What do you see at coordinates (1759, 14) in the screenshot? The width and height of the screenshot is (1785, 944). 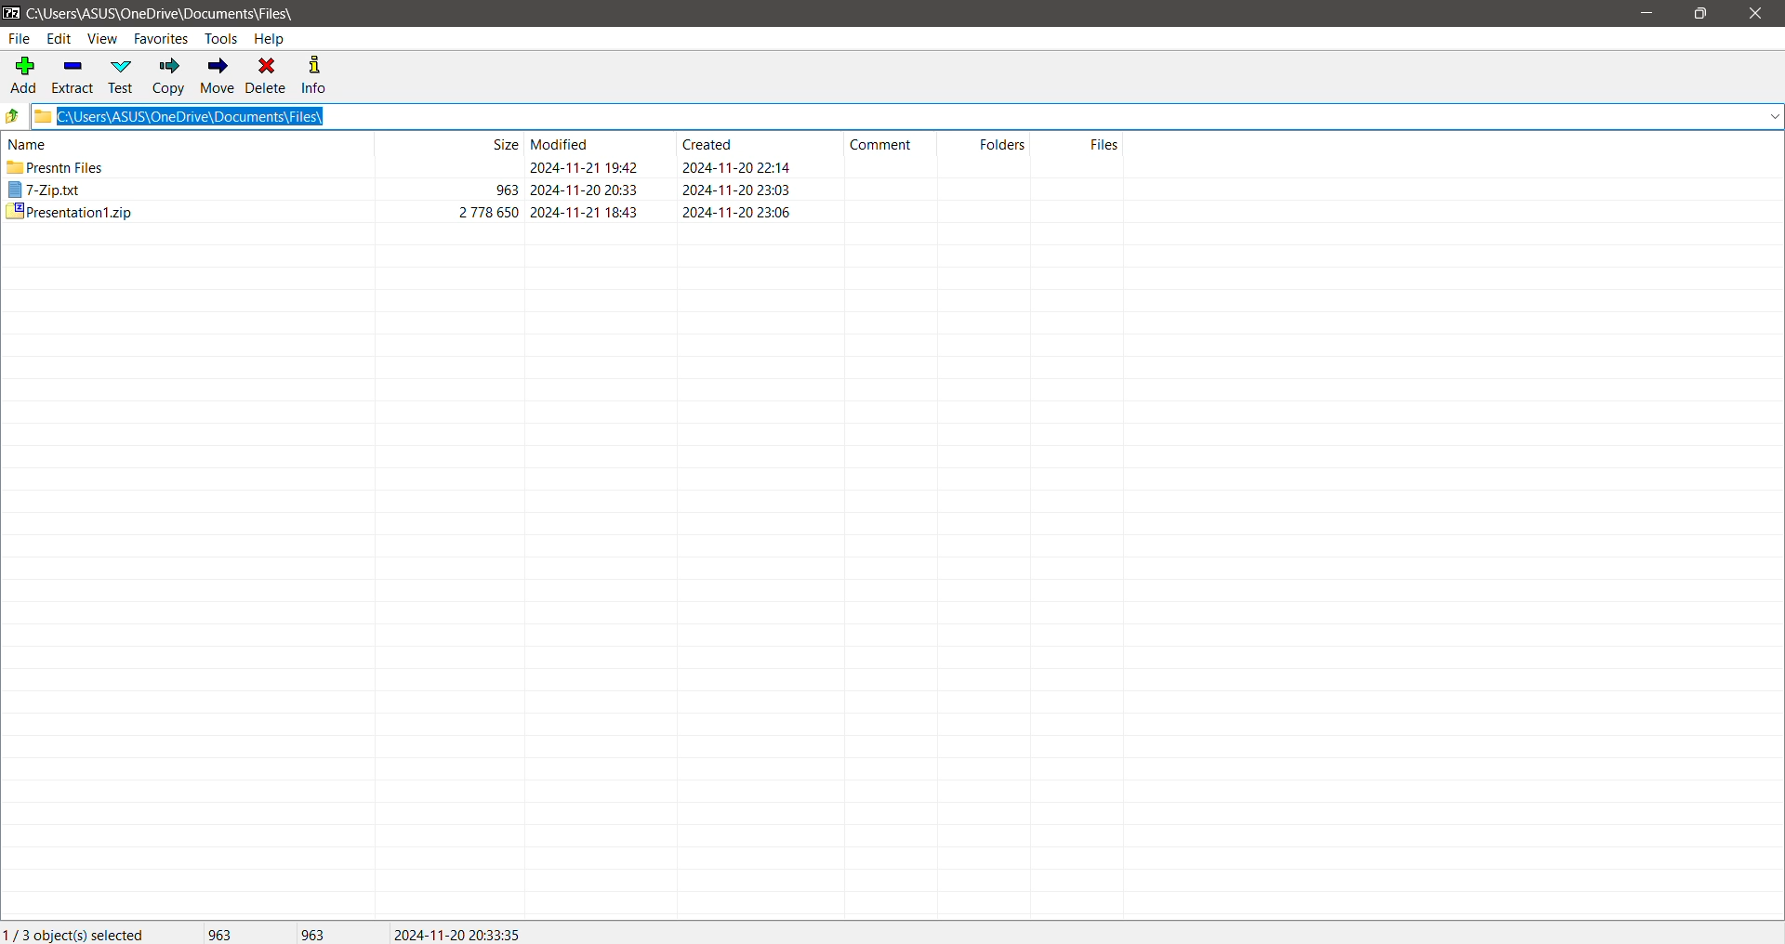 I see `Close` at bounding box center [1759, 14].